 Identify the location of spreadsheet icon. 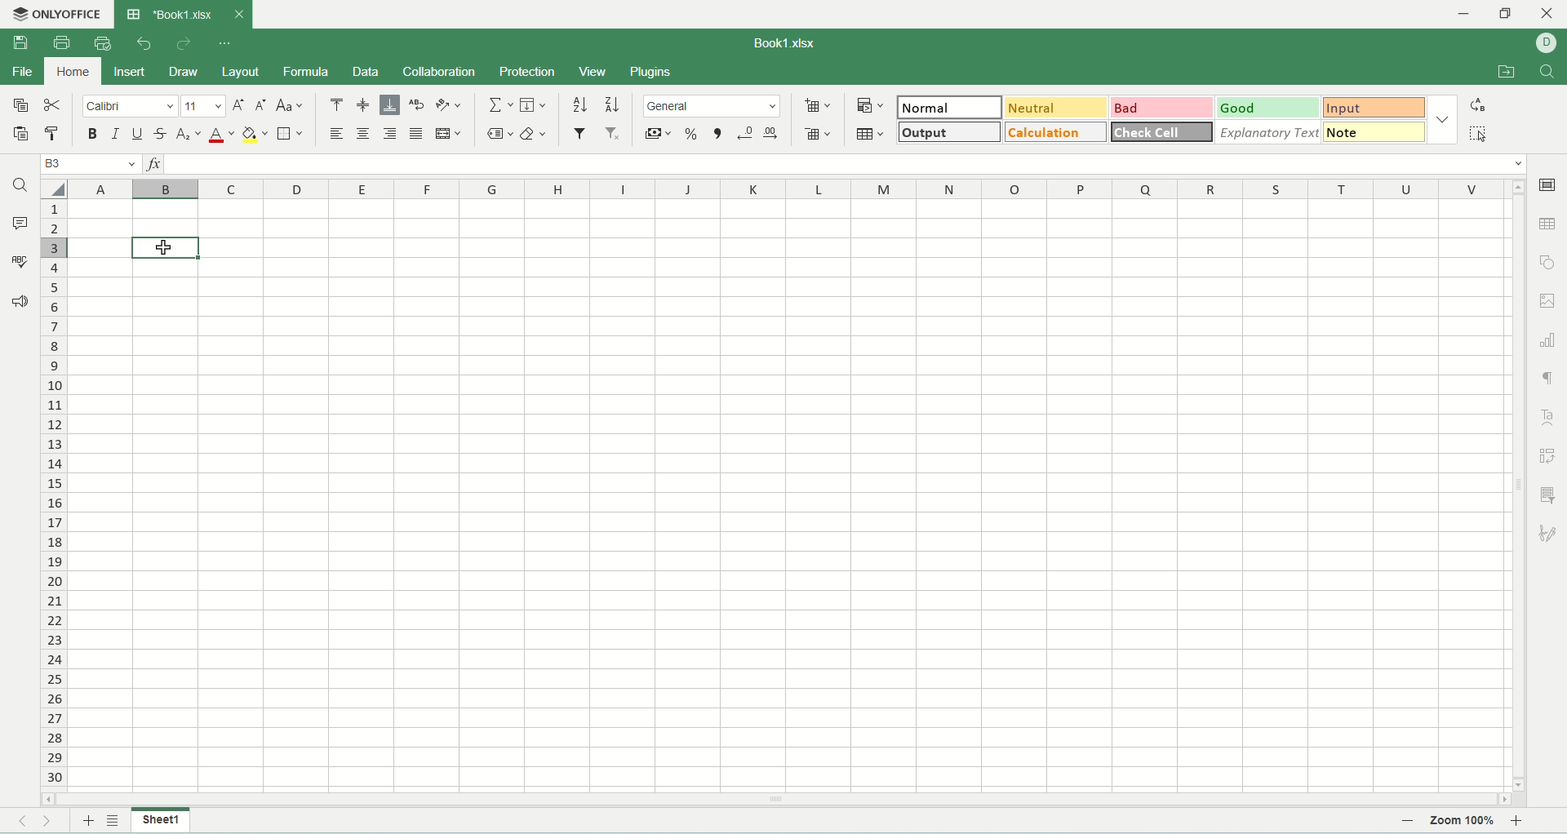
(133, 15).